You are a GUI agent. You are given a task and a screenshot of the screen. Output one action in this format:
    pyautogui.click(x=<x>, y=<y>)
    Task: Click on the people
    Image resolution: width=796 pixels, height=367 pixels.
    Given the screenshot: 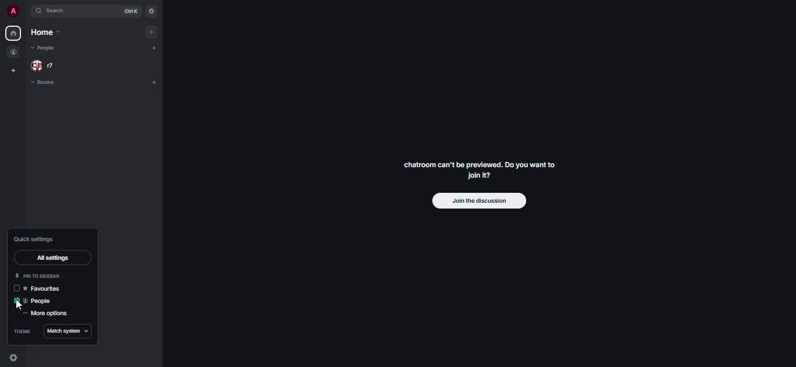 What is the action you would take?
    pyautogui.click(x=41, y=302)
    